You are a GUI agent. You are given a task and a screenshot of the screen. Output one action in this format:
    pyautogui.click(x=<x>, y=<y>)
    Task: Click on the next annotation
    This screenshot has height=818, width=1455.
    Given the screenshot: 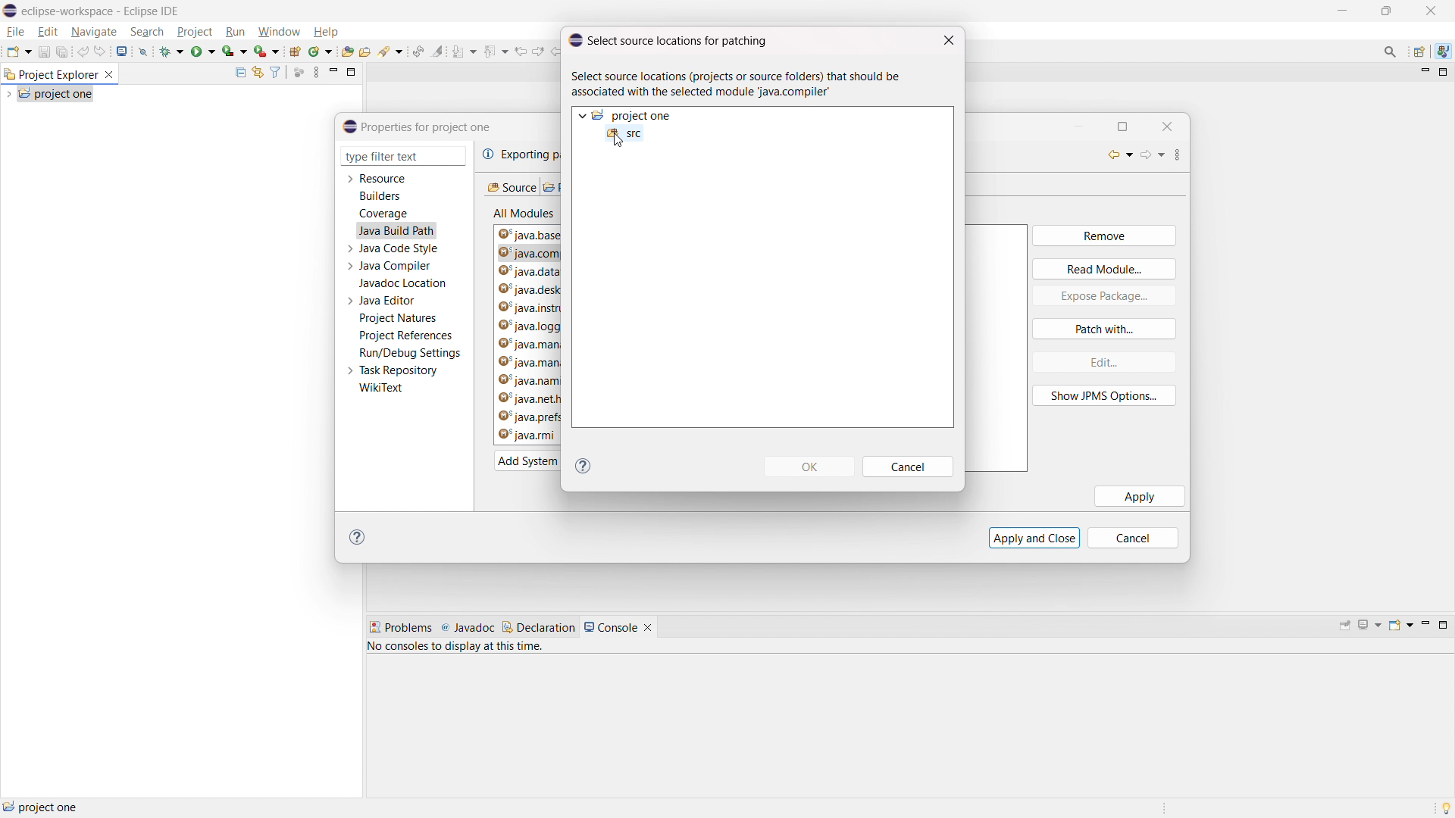 What is the action you would take?
    pyautogui.click(x=464, y=52)
    